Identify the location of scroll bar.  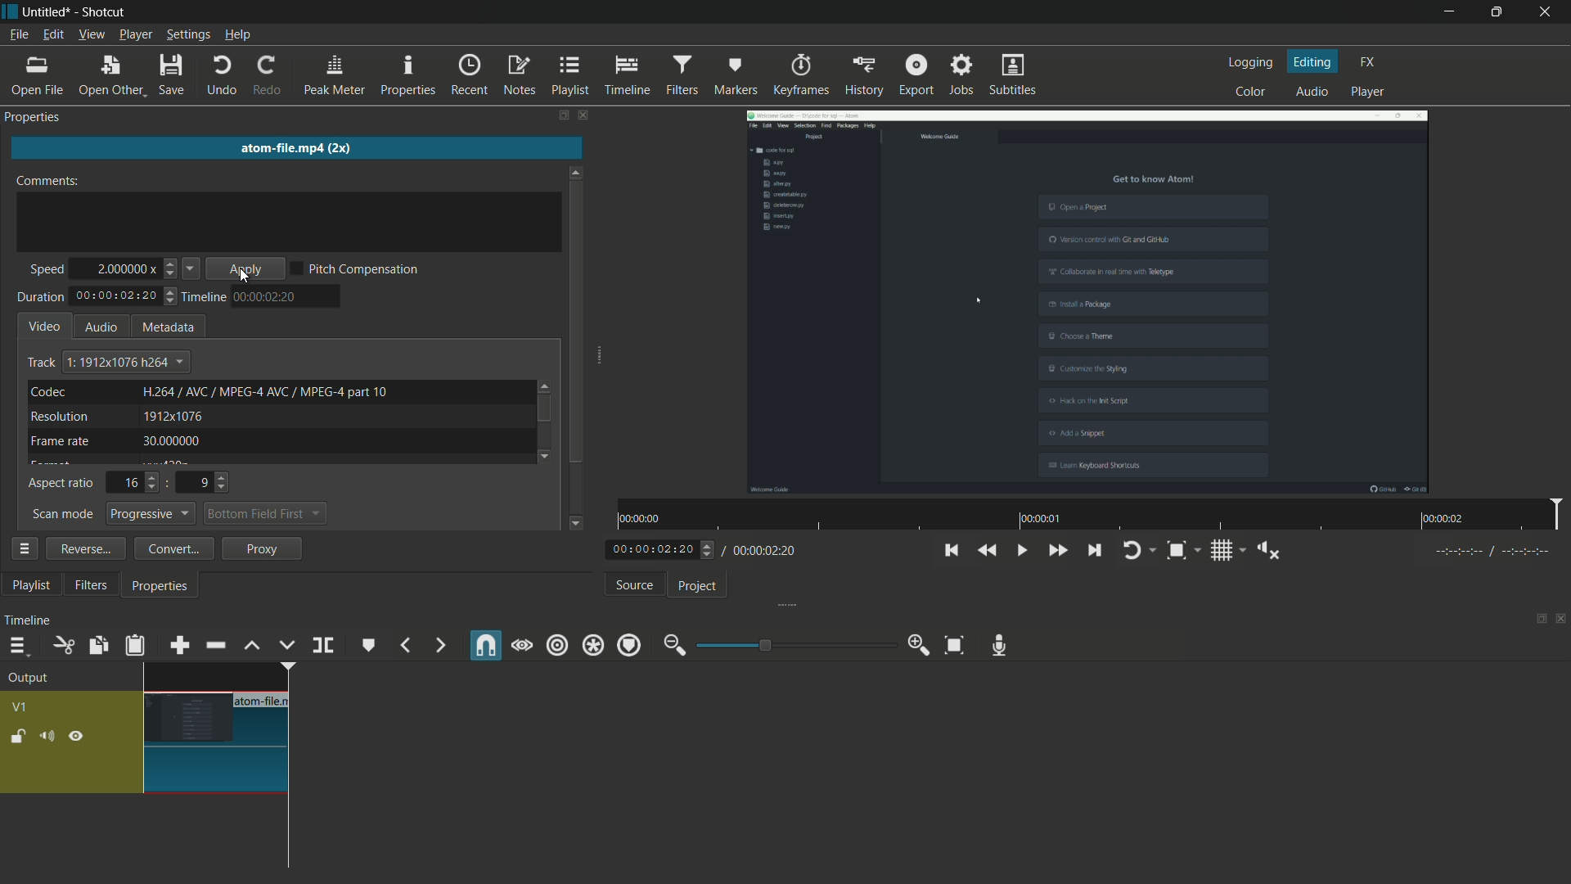
(544, 408).